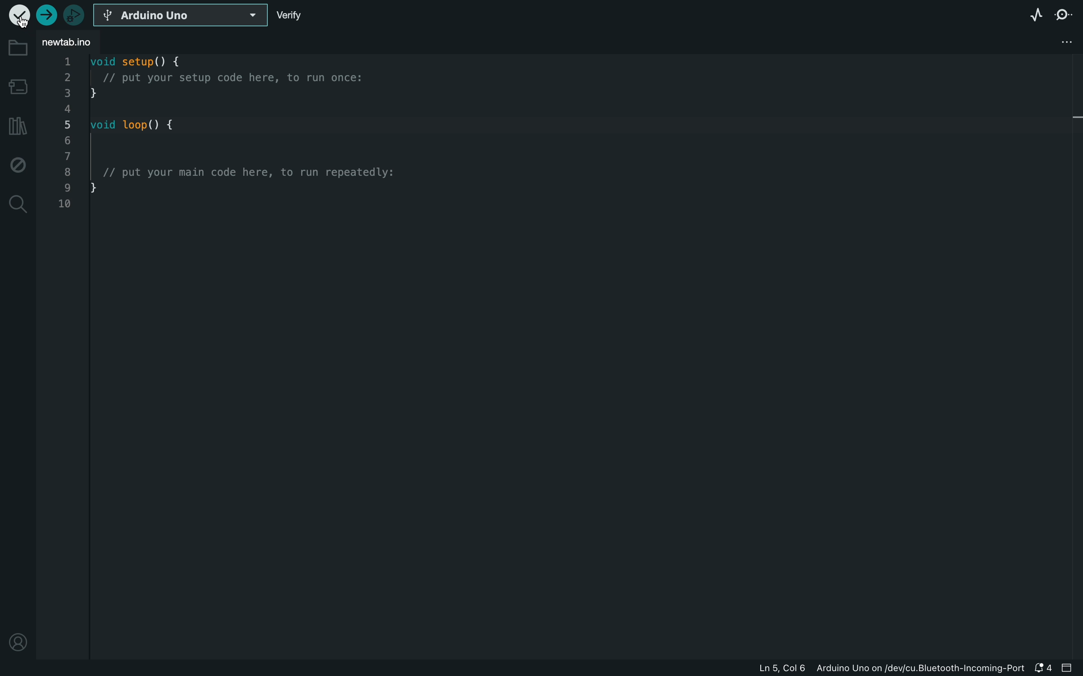 The height and width of the screenshot is (676, 1083). I want to click on file setting, so click(1043, 40).